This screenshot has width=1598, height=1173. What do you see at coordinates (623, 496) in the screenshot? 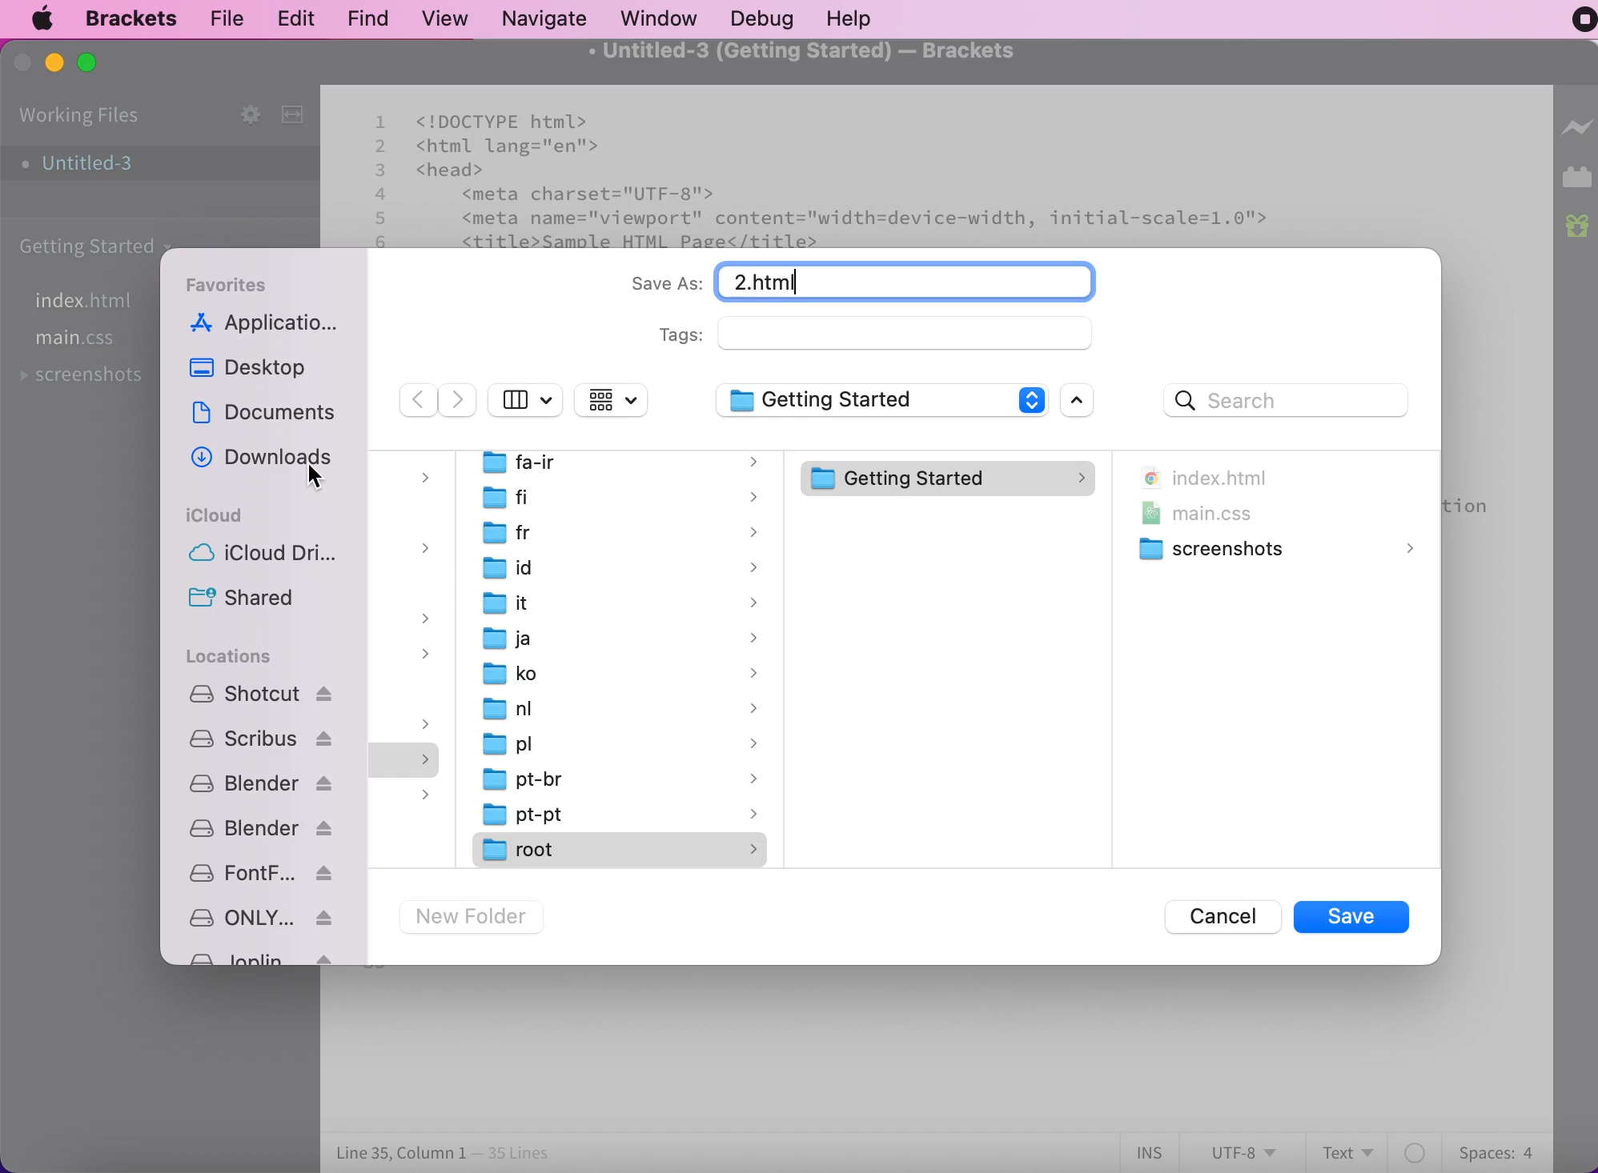
I see `fi` at bounding box center [623, 496].